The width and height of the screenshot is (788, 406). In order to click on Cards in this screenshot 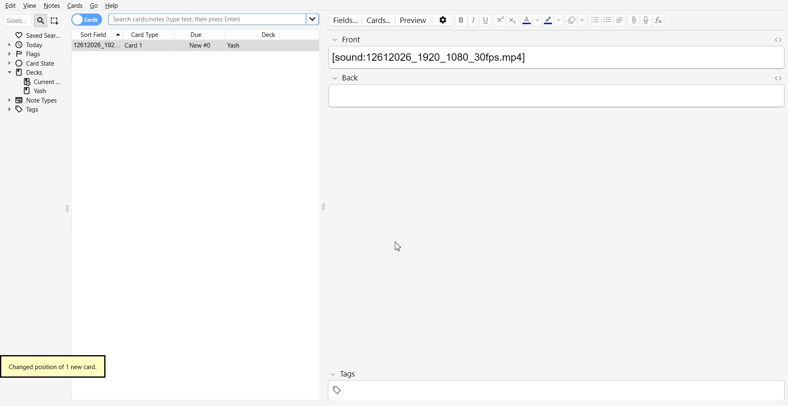, I will do `click(379, 20)`.